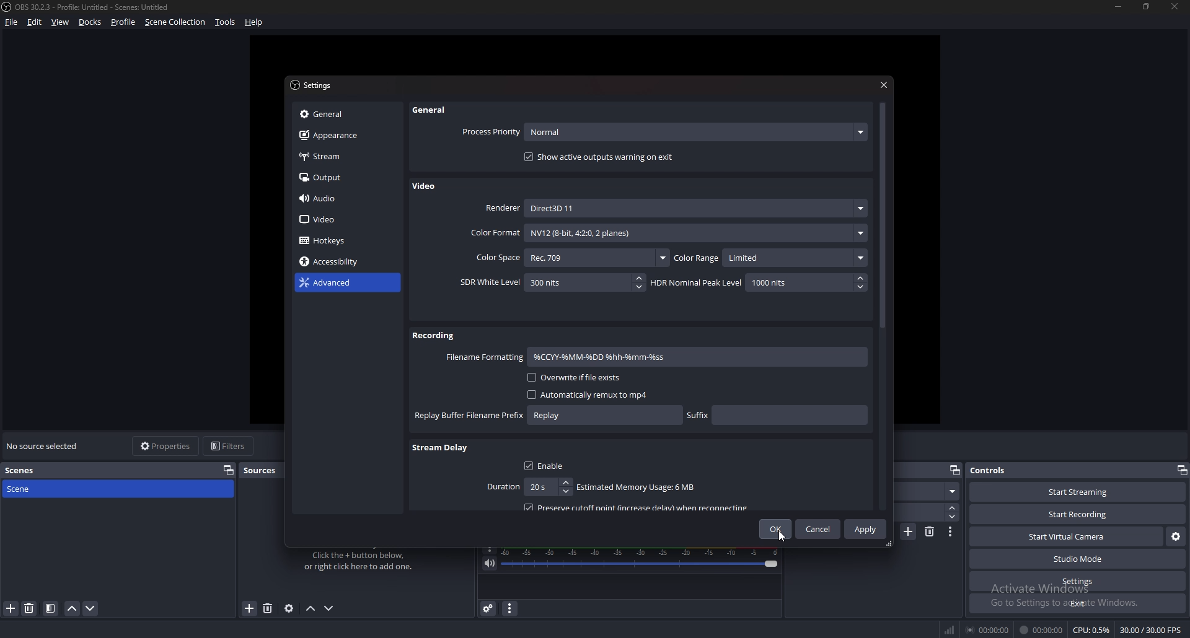 The image size is (1190, 638). I want to click on tools, so click(224, 22).